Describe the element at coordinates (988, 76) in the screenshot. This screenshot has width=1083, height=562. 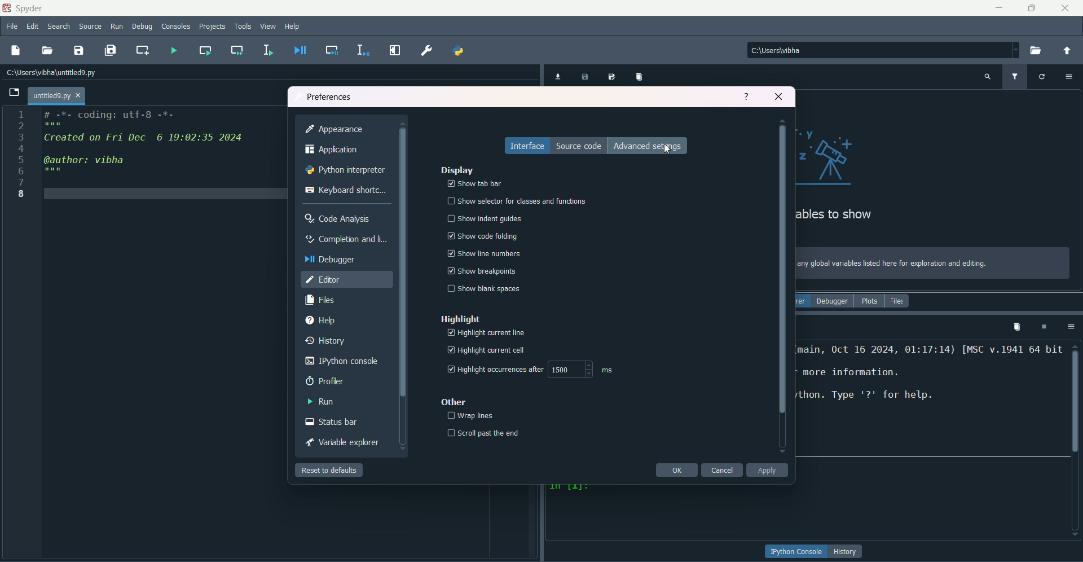
I see `search variable` at that location.